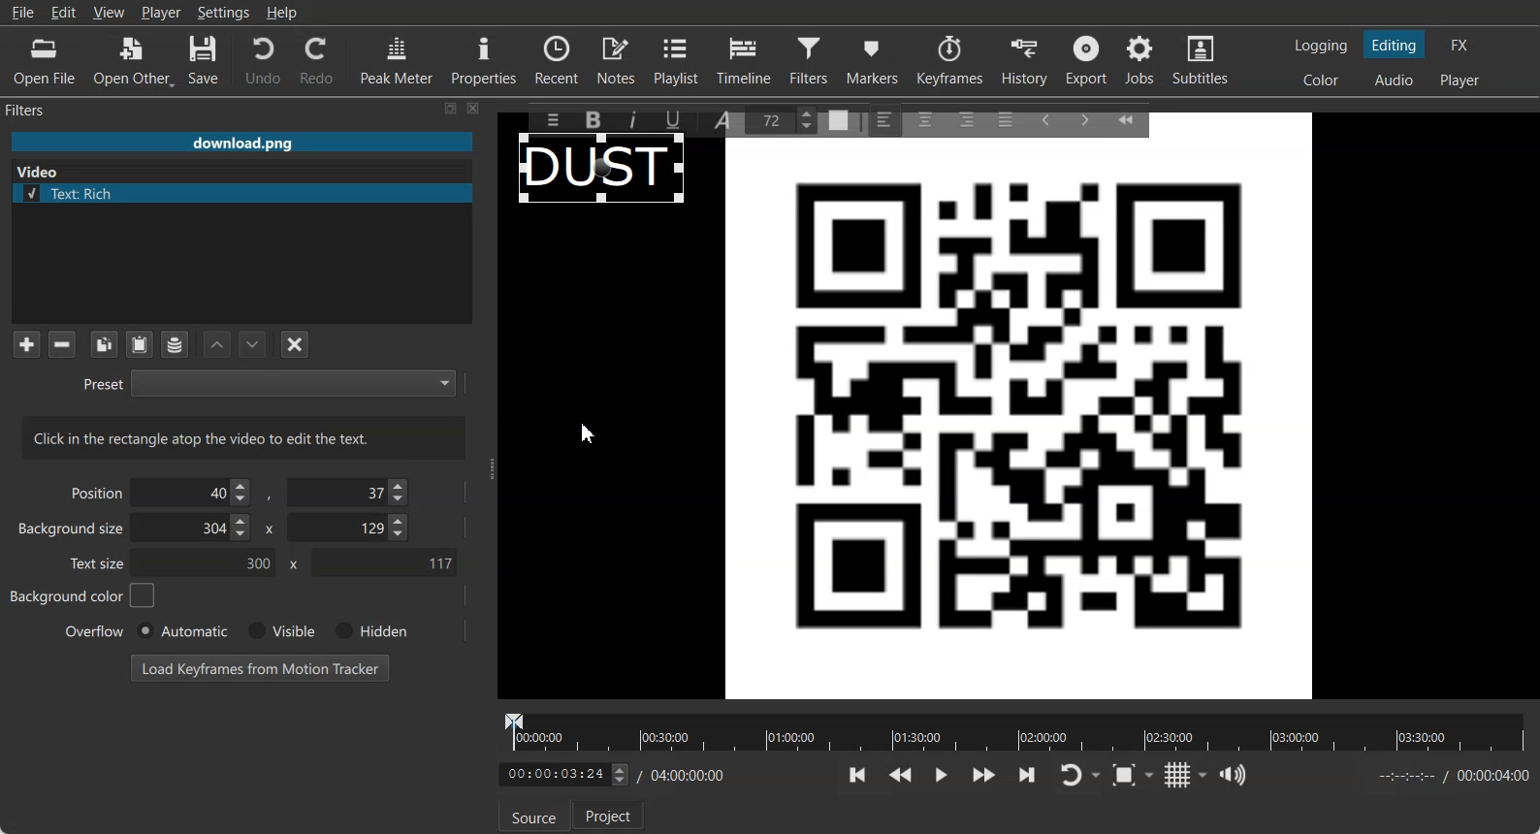 This screenshot has width=1540, height=834. I want to click on Left, so click(885, 118).